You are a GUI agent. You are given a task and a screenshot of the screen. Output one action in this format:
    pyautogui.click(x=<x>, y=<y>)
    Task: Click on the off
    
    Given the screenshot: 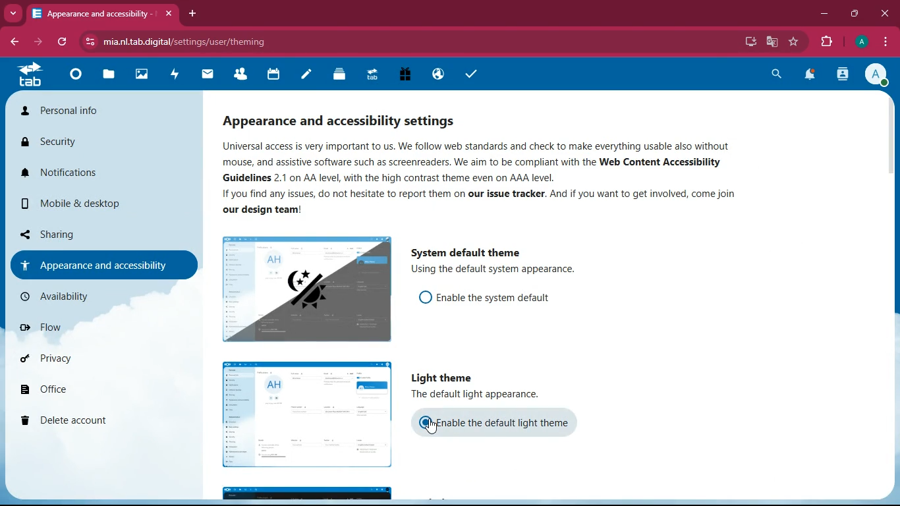 What is the action you would take?
    pyautogui.click(x=424, y=297)
    